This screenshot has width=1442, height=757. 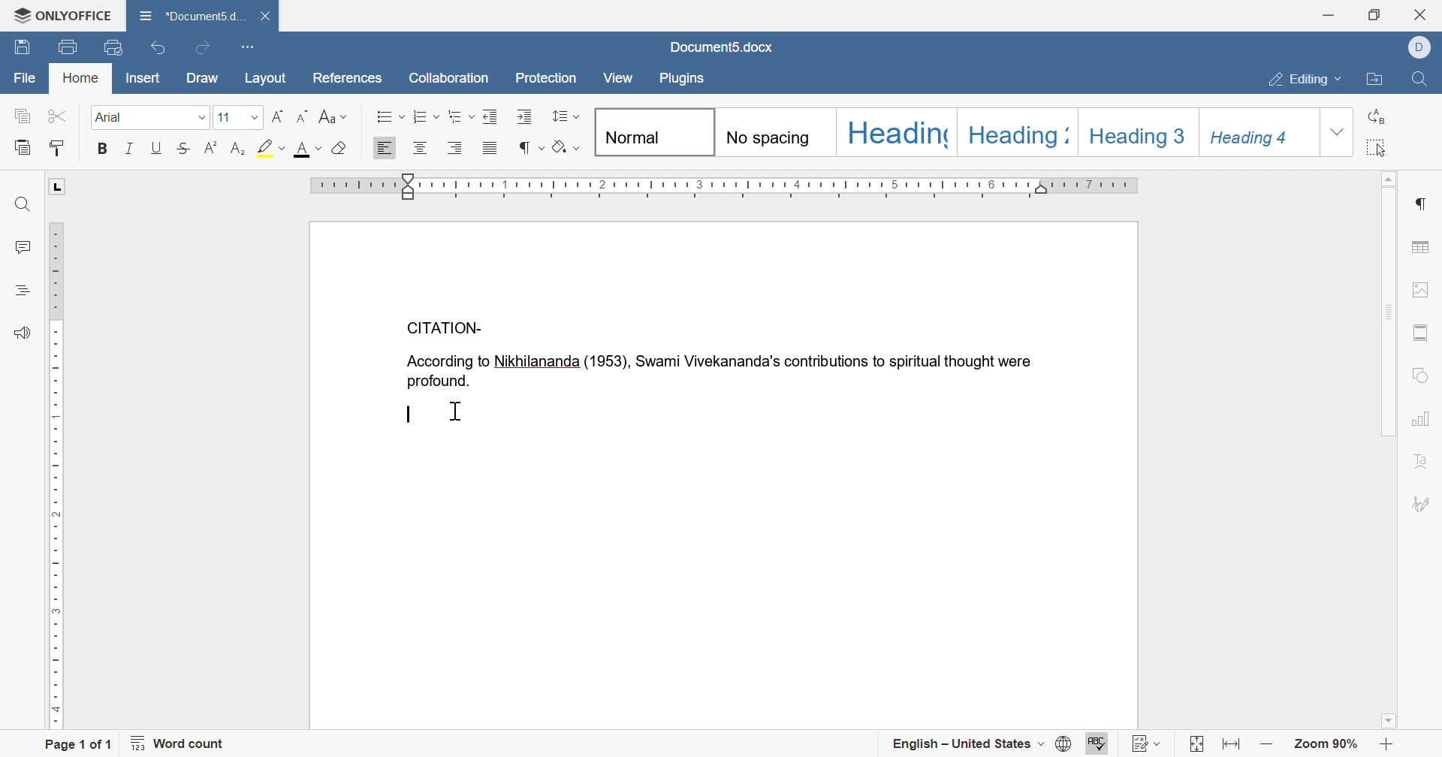 I want to click on Normal, so click(x=653, y=132).